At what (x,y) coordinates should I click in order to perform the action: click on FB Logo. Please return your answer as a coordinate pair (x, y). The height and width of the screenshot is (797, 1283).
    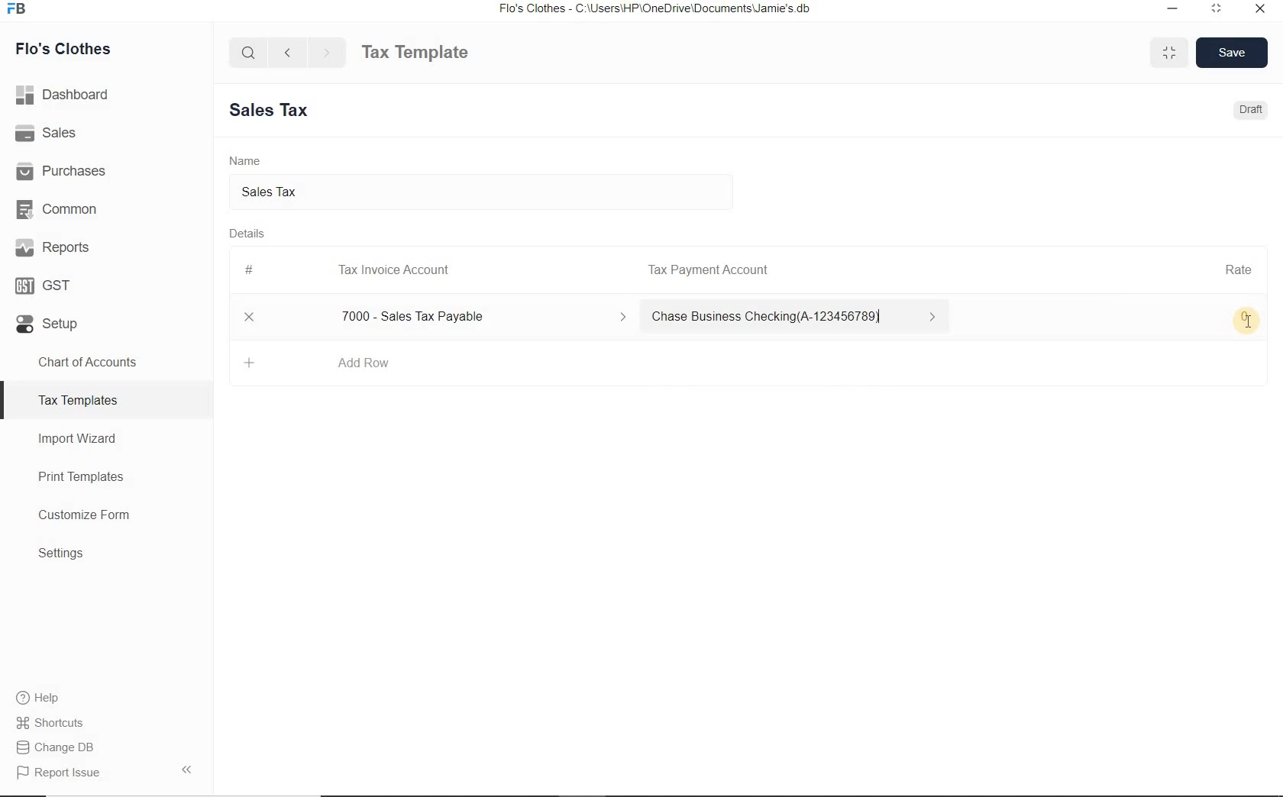
    Looking at the image, I should click on (16, 9).